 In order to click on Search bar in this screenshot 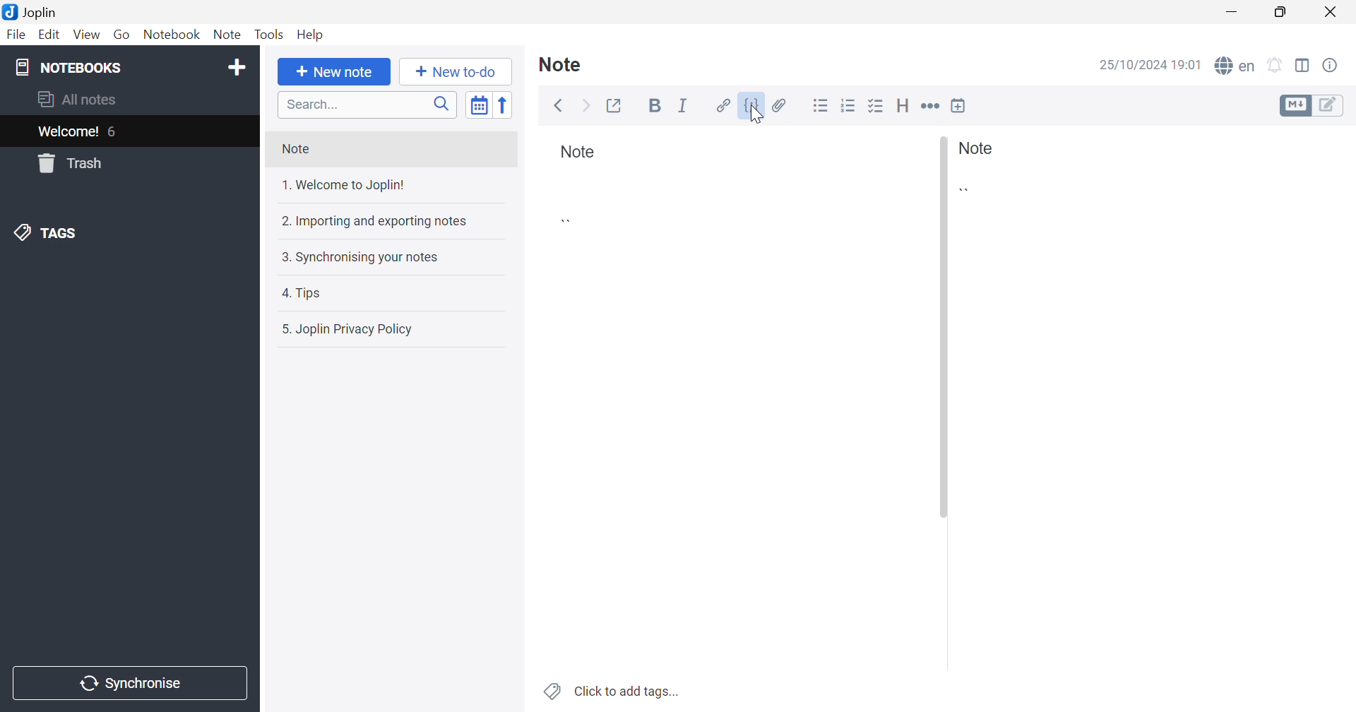, I will do `click(368, 104)`.